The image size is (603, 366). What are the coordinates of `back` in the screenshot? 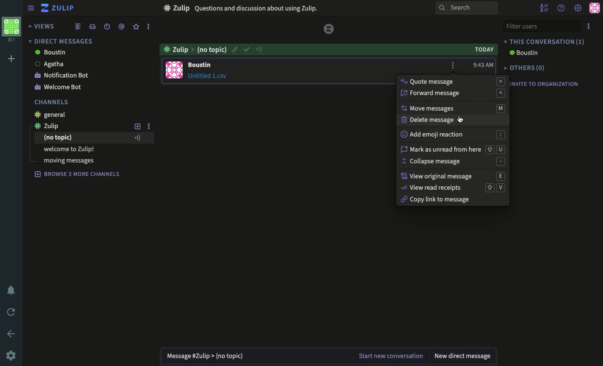 It's located at (11, 333).